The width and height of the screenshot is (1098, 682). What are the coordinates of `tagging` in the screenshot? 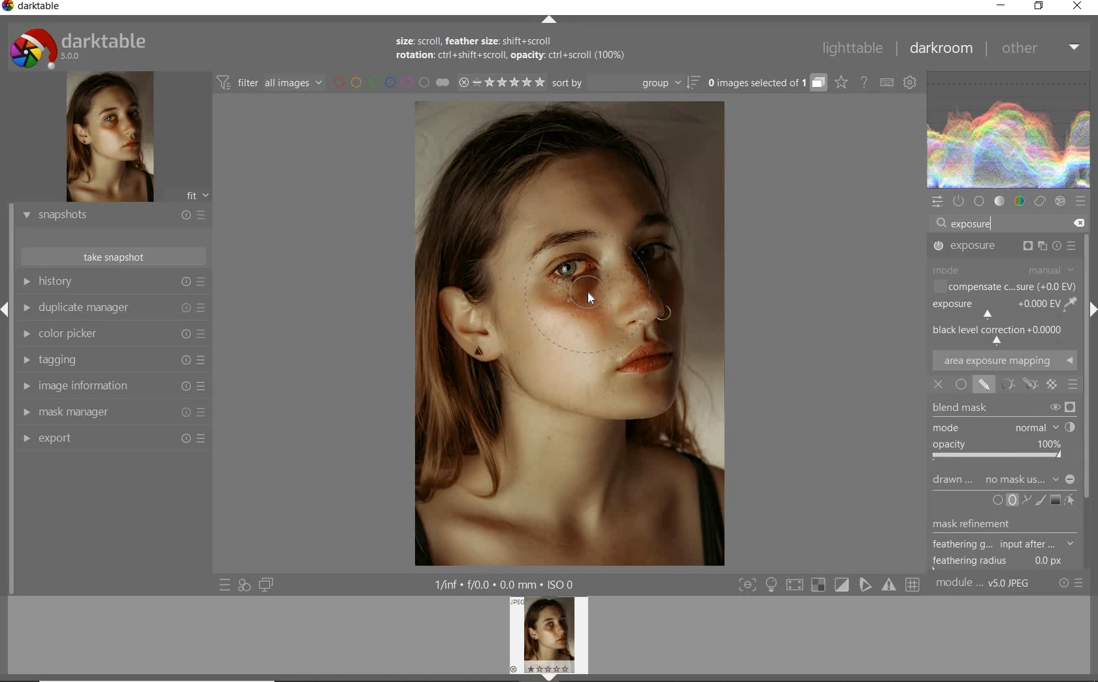 It's located at (112, 359).